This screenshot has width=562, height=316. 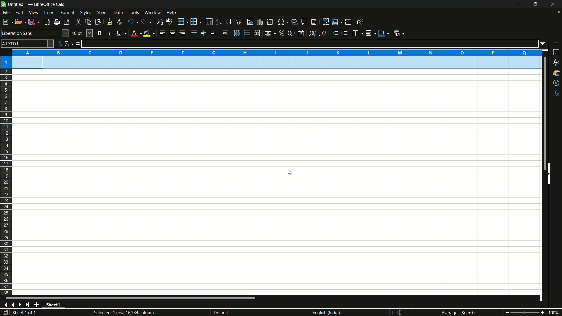 What do you see at coordinates (131, 299) in the screenshot?
I see `scroll bar` at bounding box center [131, 299].